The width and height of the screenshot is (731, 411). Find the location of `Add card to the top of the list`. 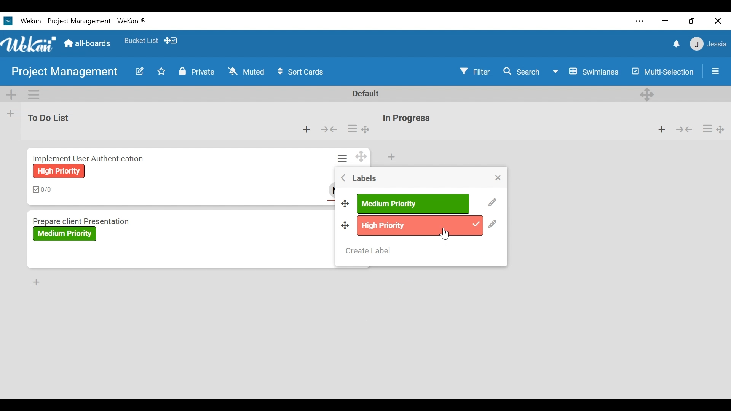

Add card to the top of the list is located at coordinates (308, 130).